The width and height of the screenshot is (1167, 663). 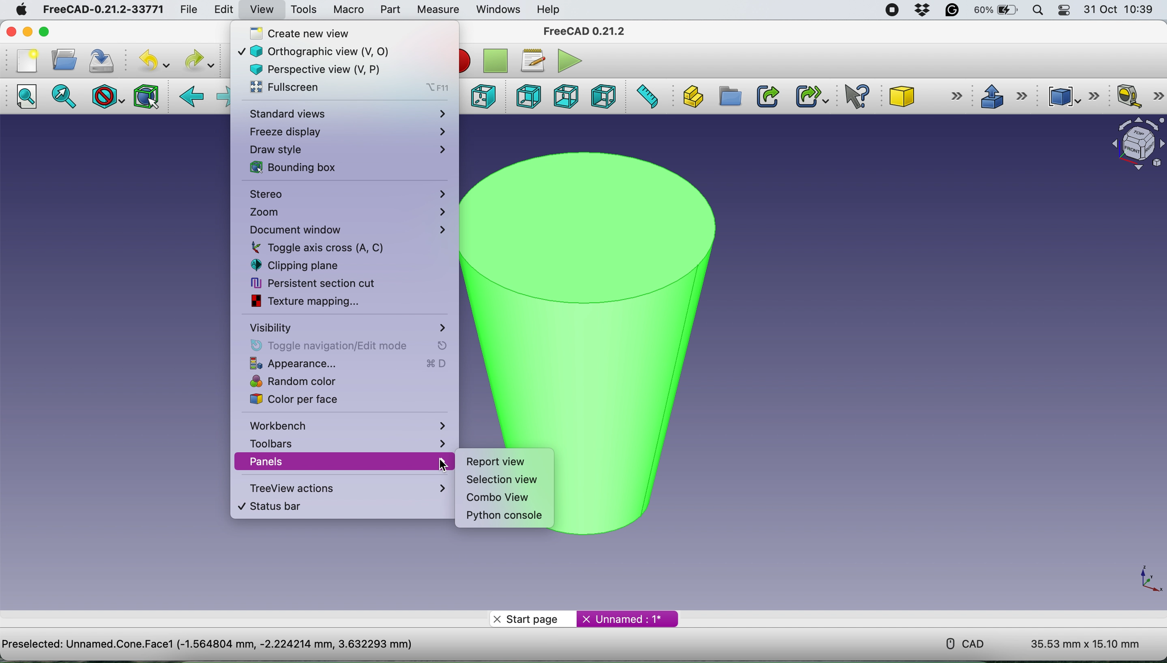 What do you see at coordinates (527, 97) in the screenshot?
I see `rear` at bounding box center [527, 97].